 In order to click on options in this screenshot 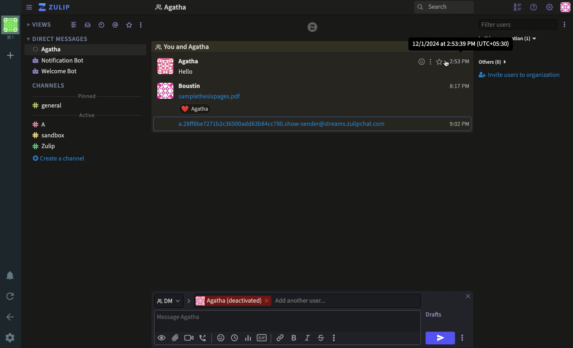, I will do `click(430, 62)`.